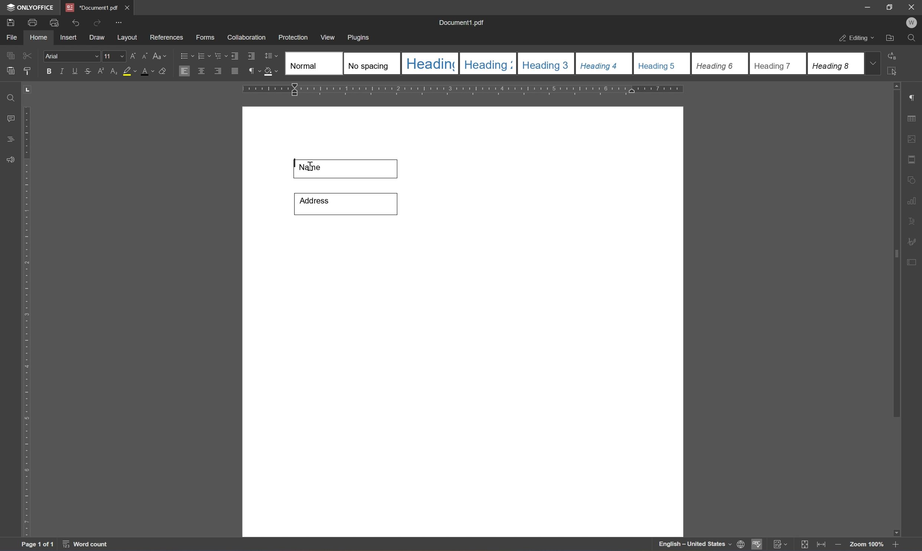  What do you see at coordinates (252, 56) in the screenshot?
I see `increase indent` at bounding box center [252, 56].